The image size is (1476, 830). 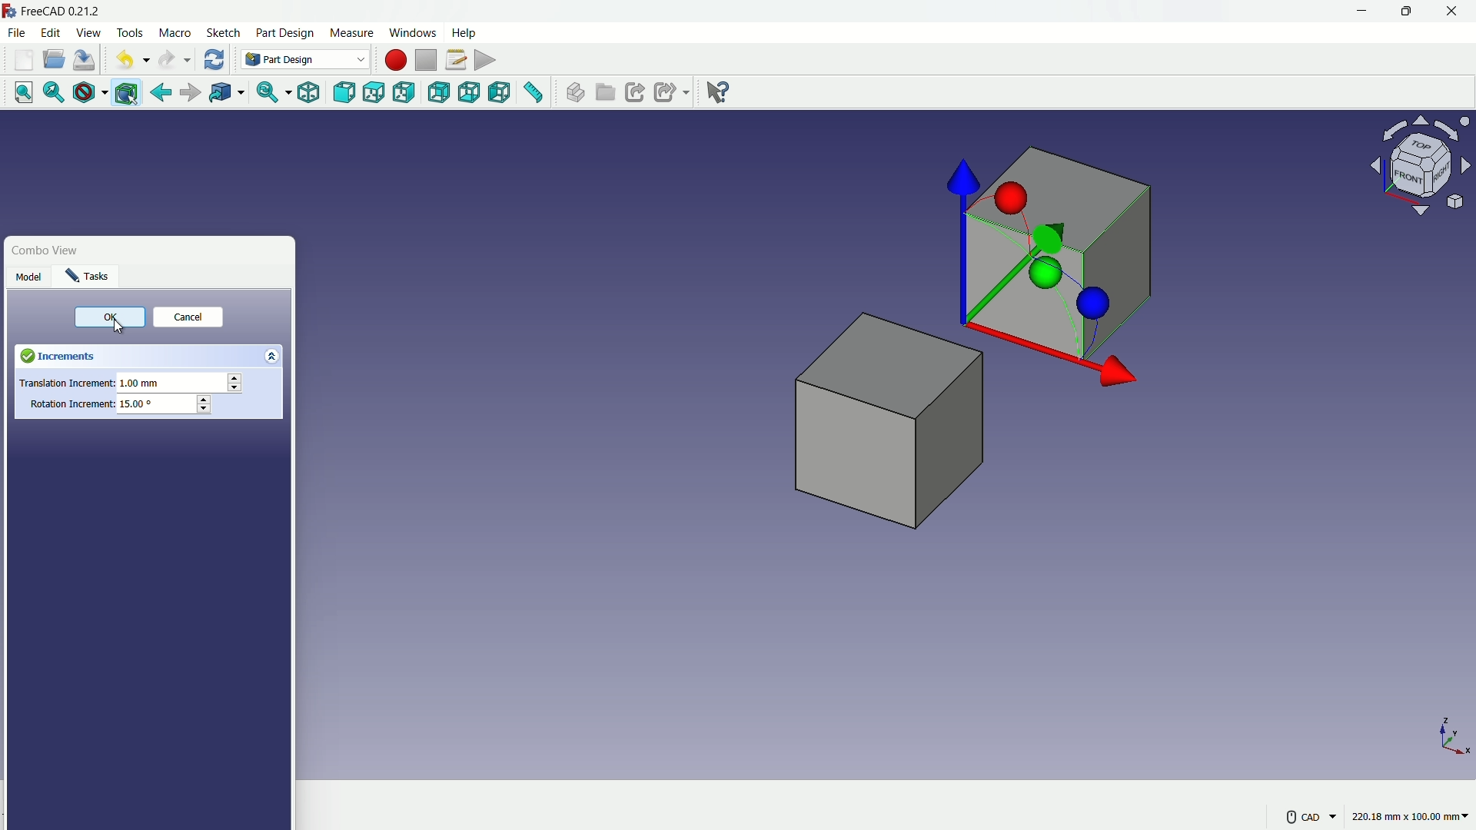 I want to click on Rotation Increment:, so click(x=71, y=404).